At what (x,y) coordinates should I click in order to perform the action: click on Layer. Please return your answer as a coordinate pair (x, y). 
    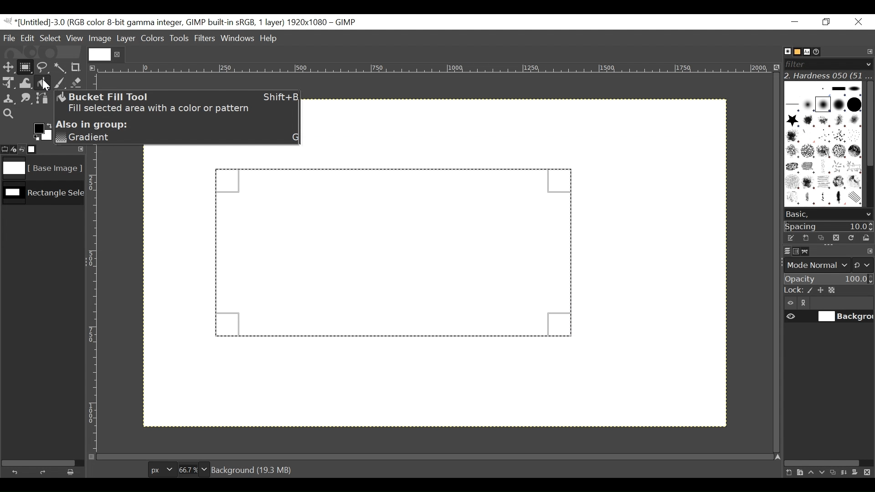
    Looking at the image, I should click on (125, 38).